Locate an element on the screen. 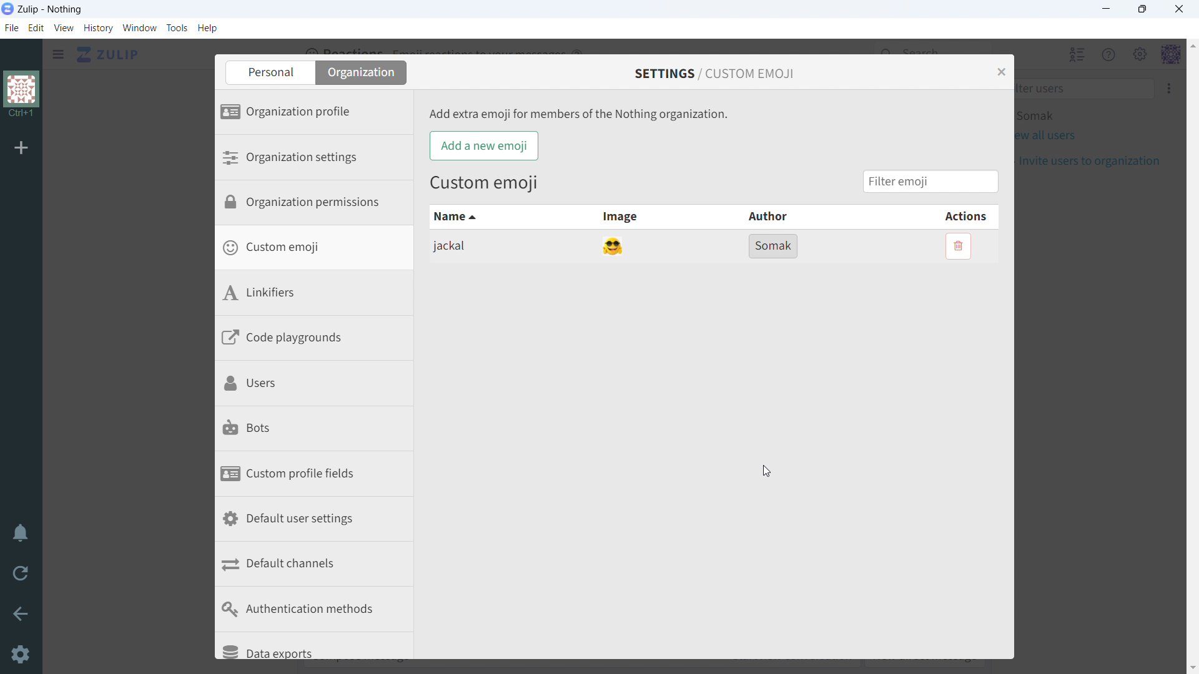  go to home view is located at coordinates (108, 55).